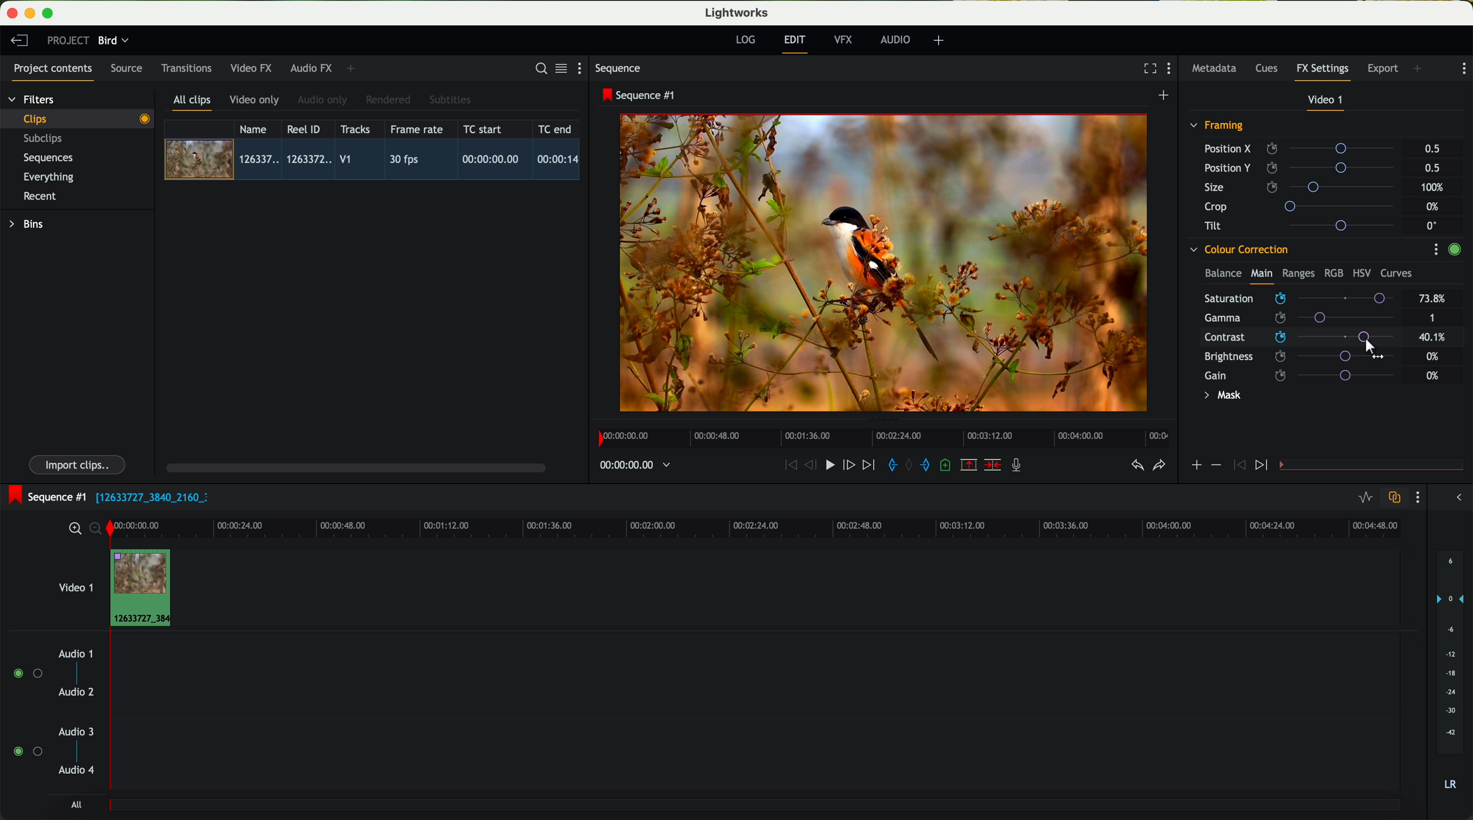  What do you see at coordinates (1297, 337) in the screenshot?
I see `click on contrast` at bounding box center [1297, 337].